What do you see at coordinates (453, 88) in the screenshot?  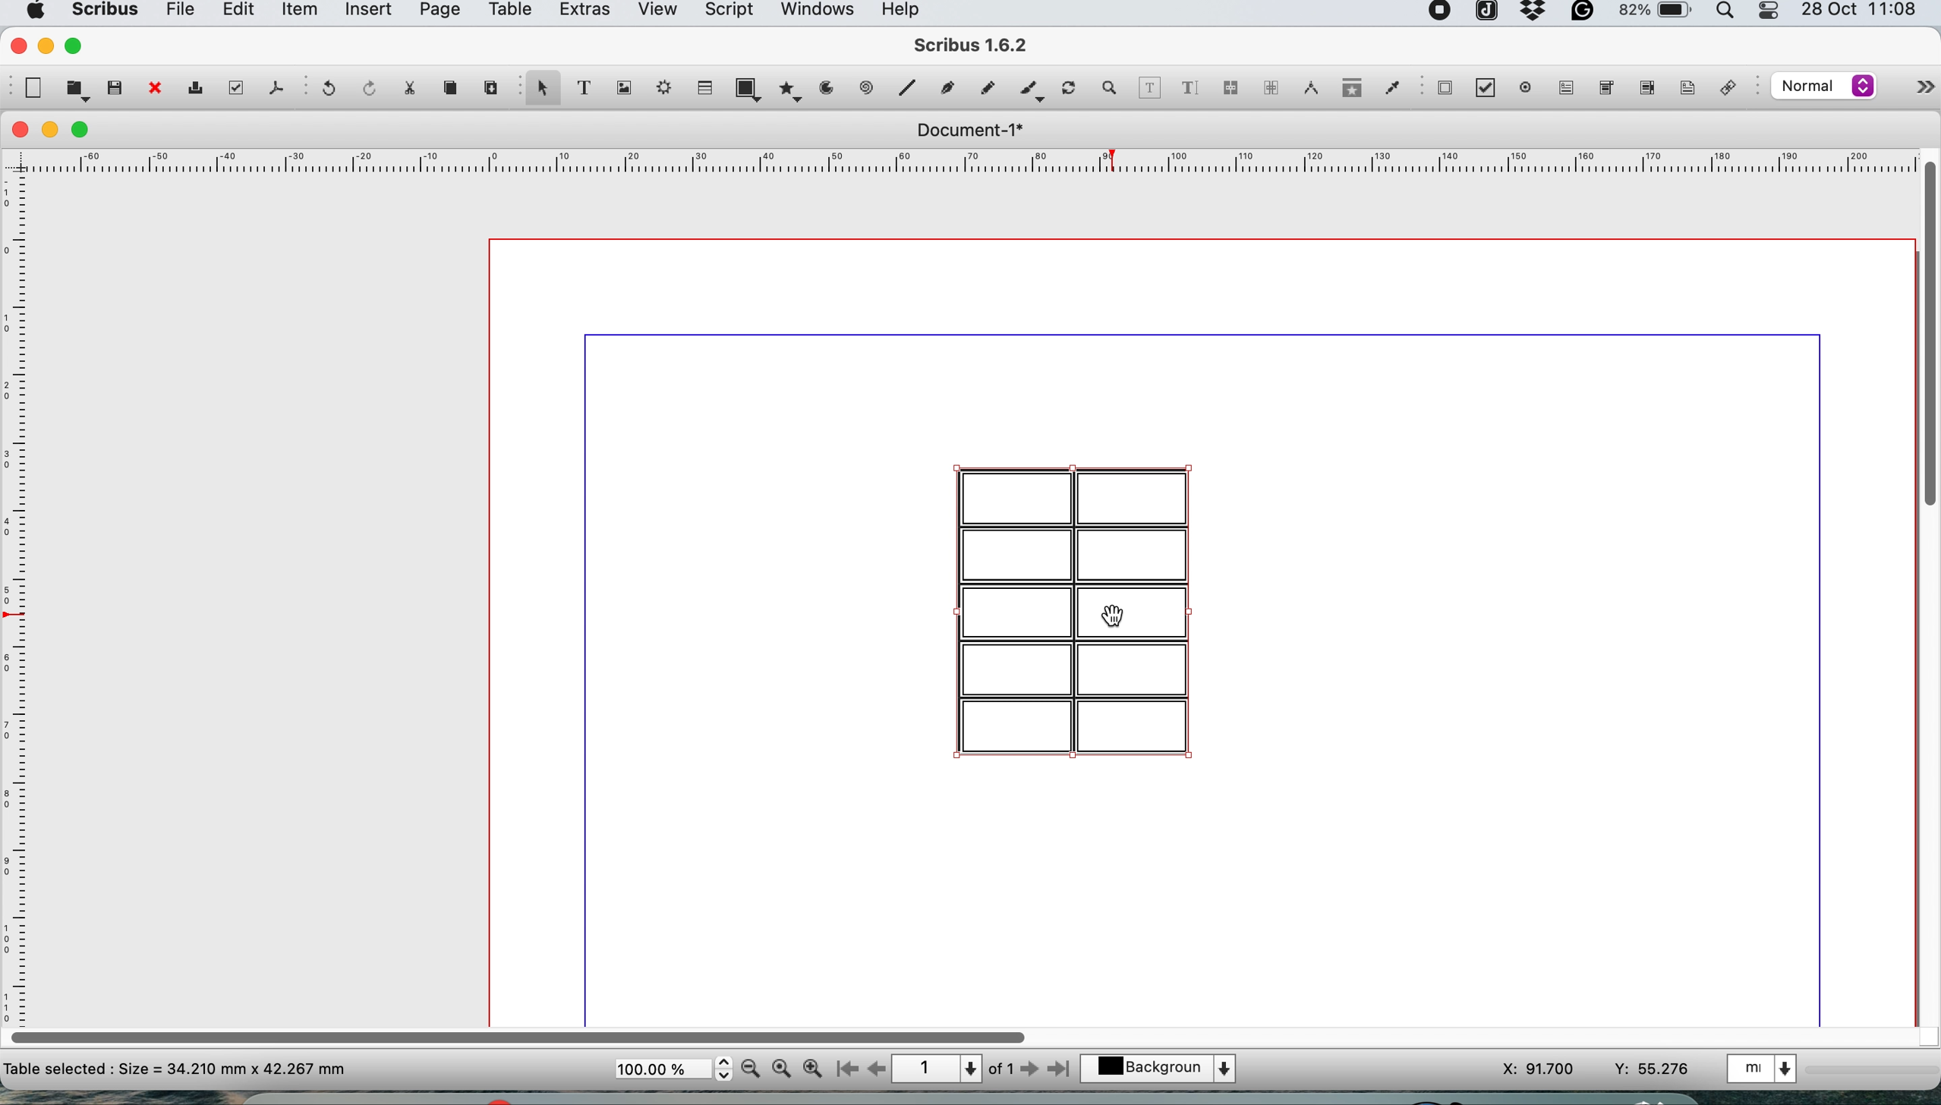 I see `copy` at bounding box center [453, 88].